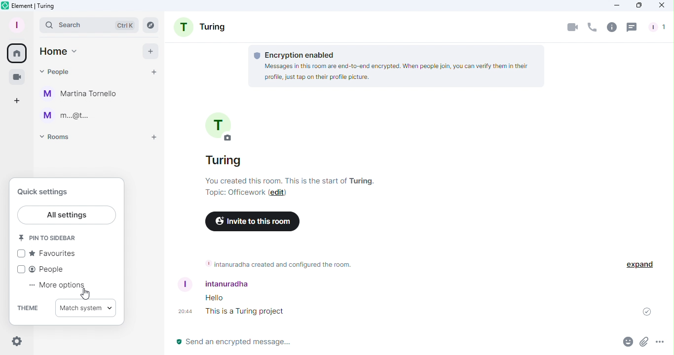  Describe the element at coordinates (154, 72) in the screenshot. I see `Start chat` at that location.